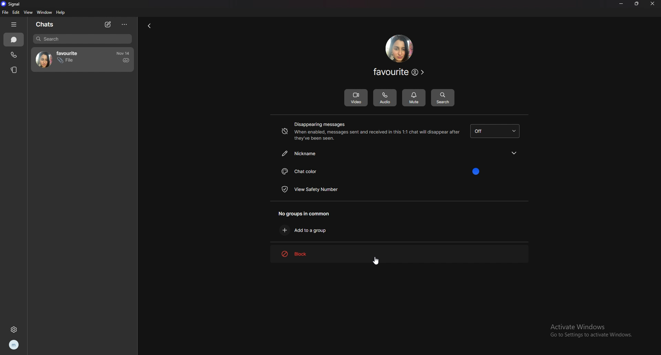 The width and height of the screenshot is (661, 355). What do you see at coordinates (310, 189) in the screenshot?
I see `view safety number` at bounding box center [310, 189].